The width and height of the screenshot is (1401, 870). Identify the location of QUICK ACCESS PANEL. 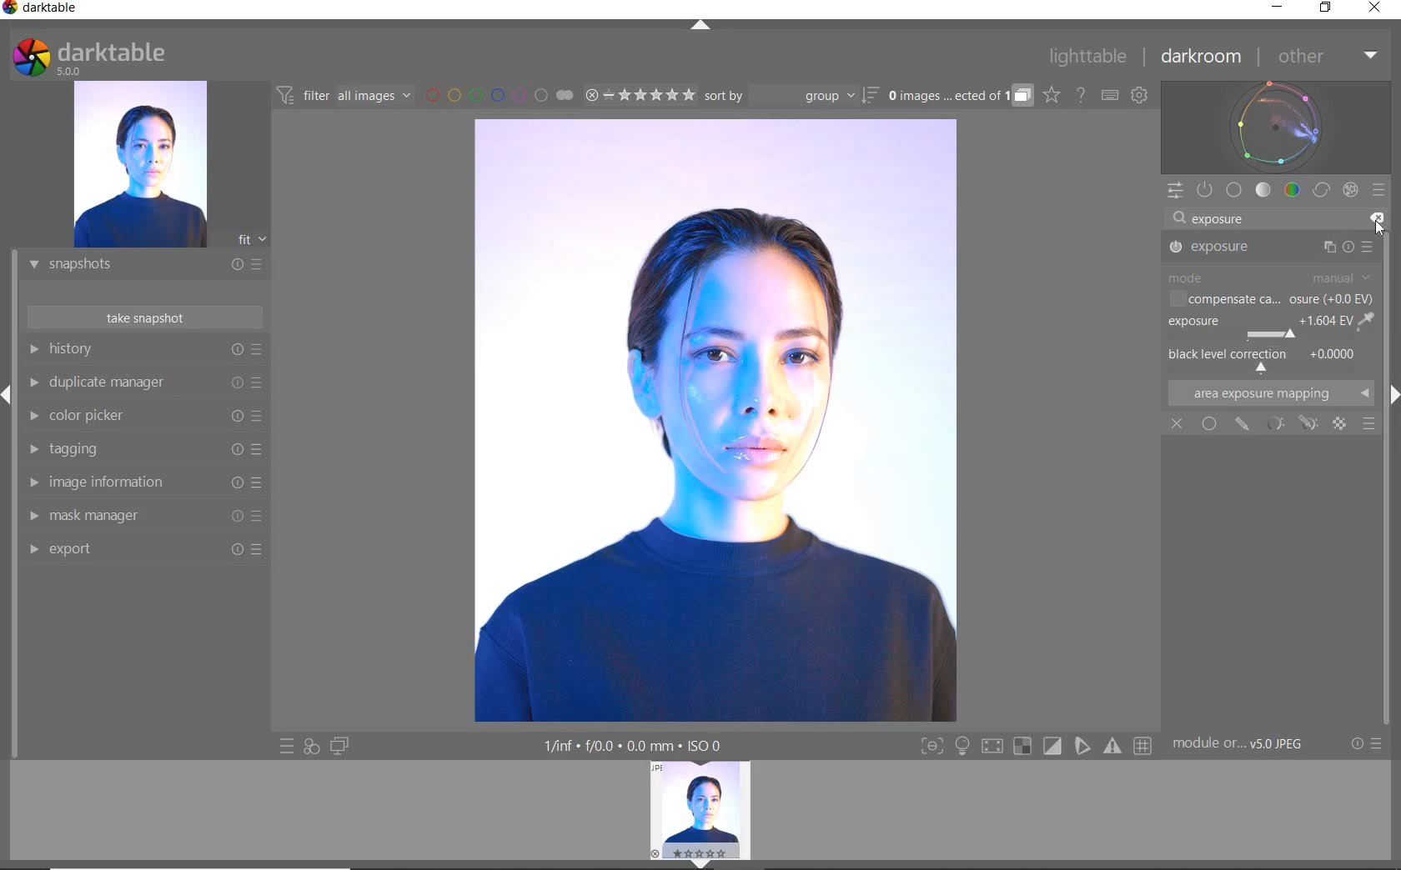
(1174, 192).